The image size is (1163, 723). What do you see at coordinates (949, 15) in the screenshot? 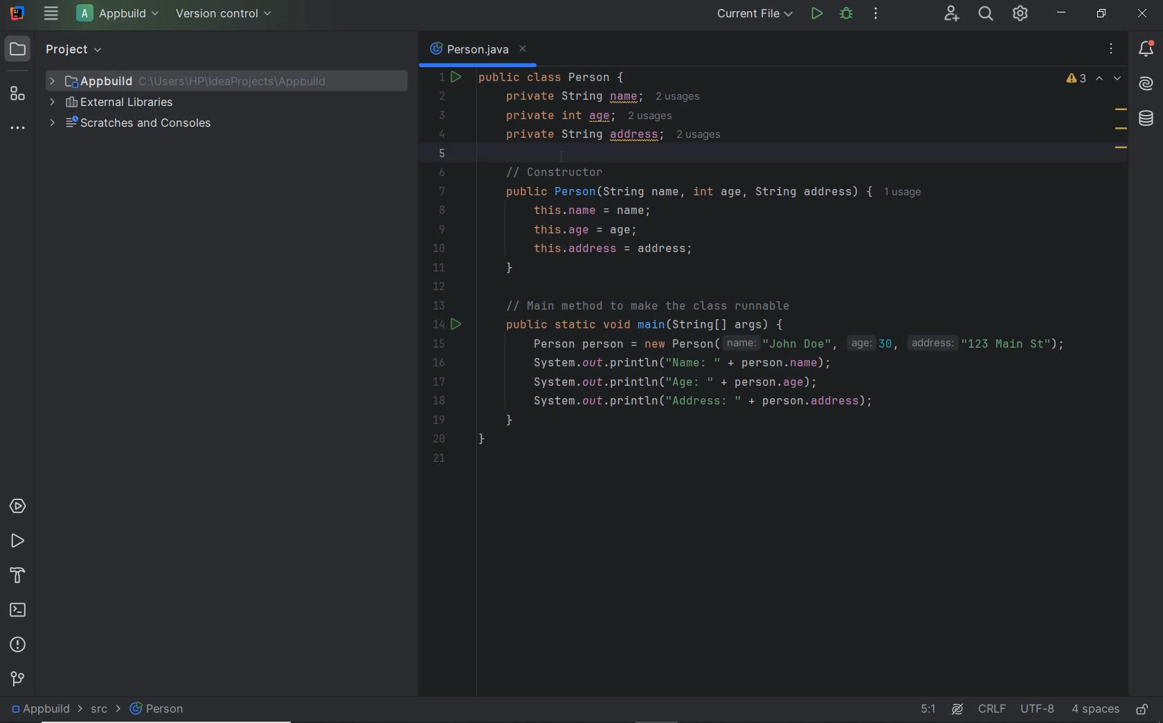
I see `code with me` at bounding box center [949, 15].